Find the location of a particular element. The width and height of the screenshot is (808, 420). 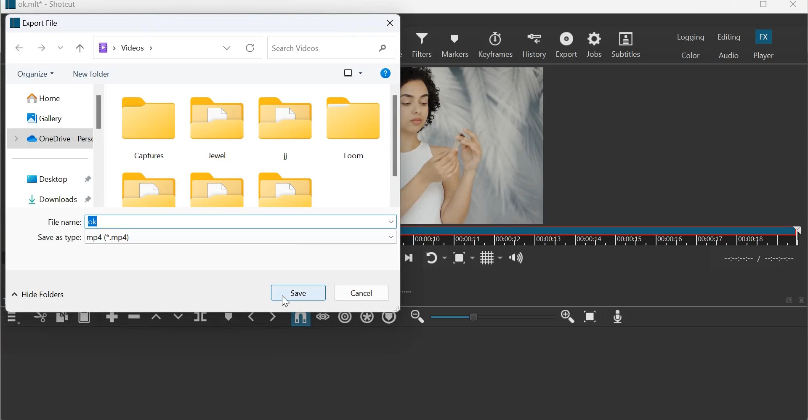

Zoom Timeline to Fit is located at coordinates (591, 316).